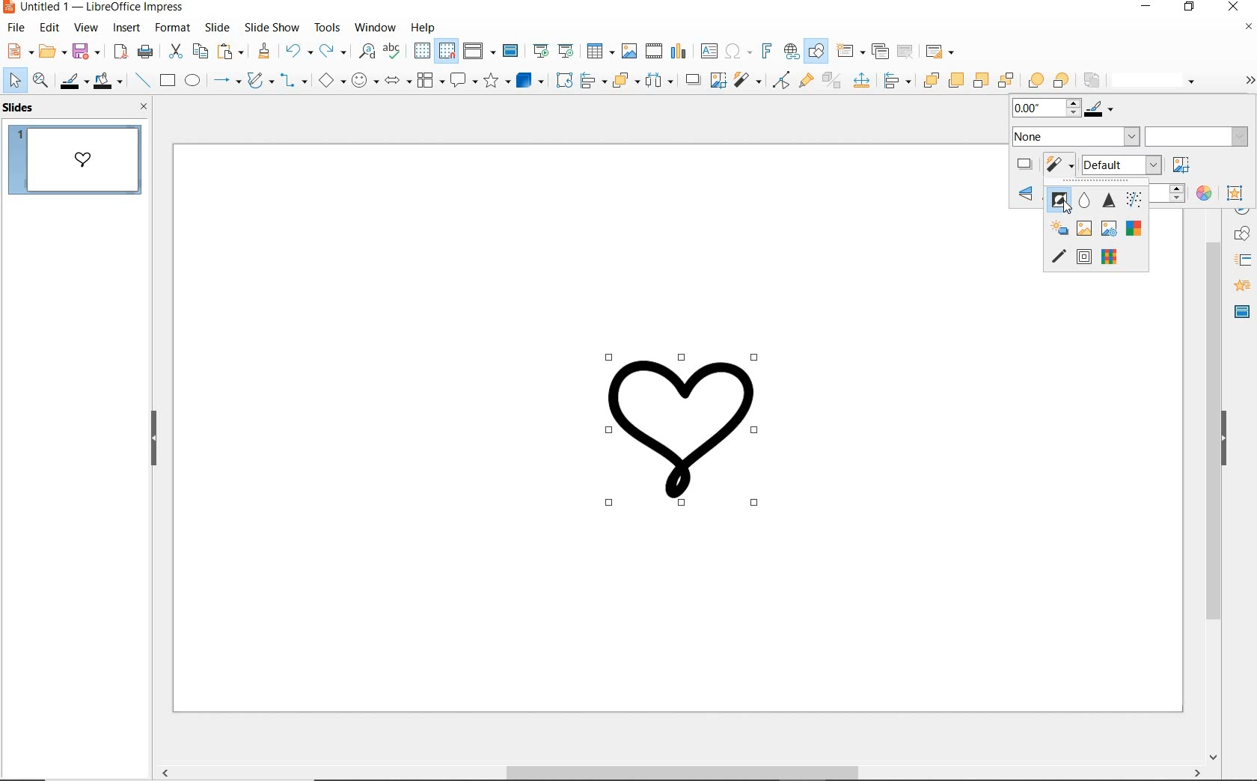  Describe the element at coordinates (905, 52) in the screenshot. I see `delete slide` at that location.